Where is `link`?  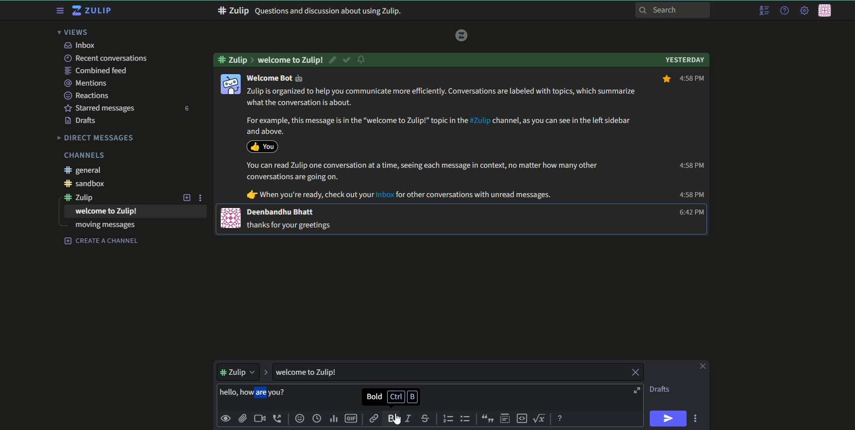 link is located at coordinates (374, 419).